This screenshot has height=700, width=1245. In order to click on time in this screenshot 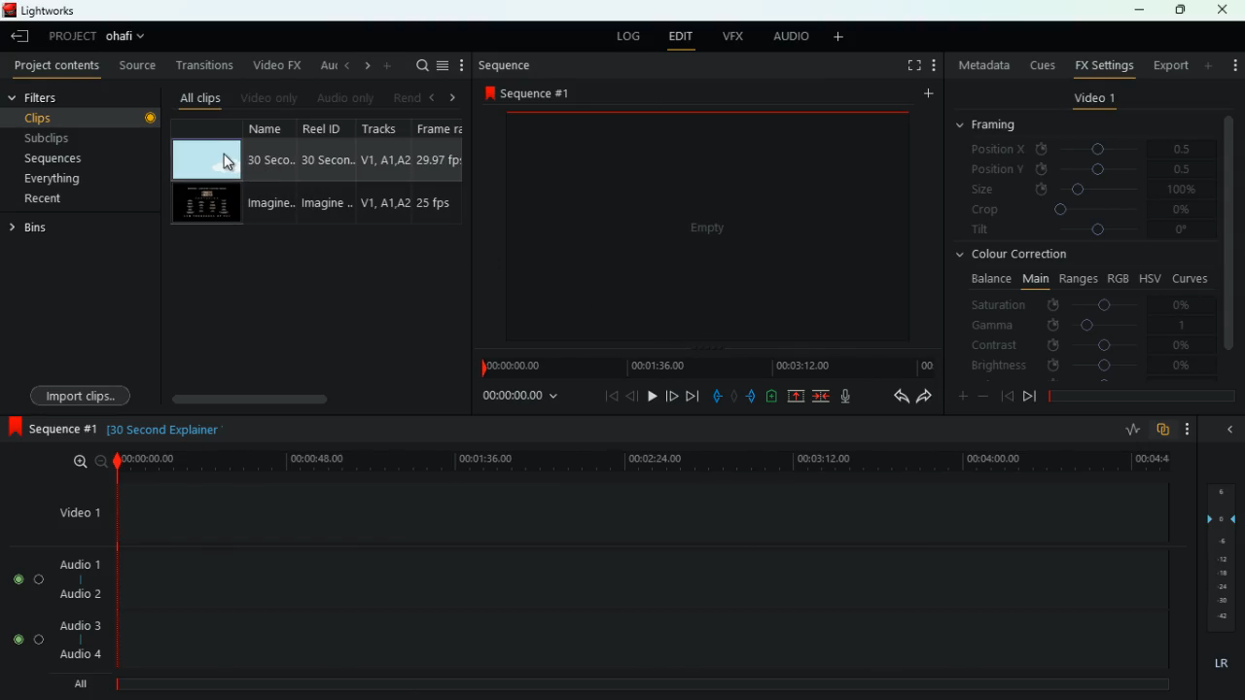, I will do `click(642, 461)`.